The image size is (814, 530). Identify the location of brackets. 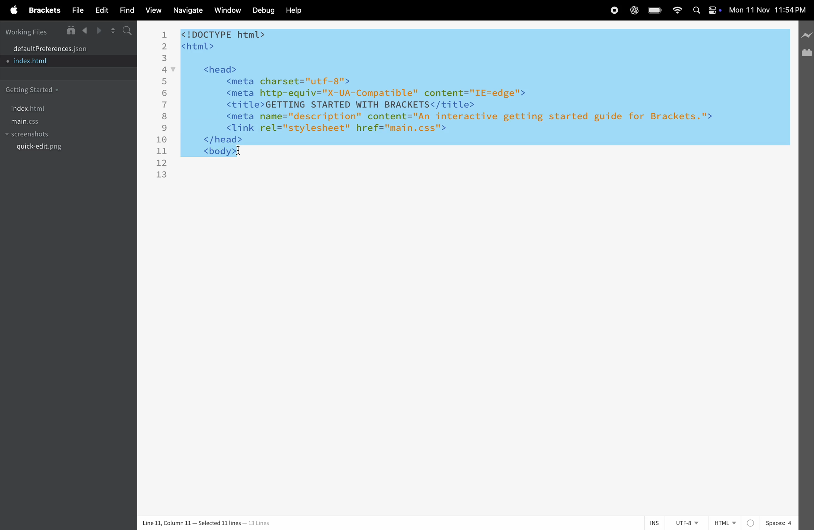
(43, 10).